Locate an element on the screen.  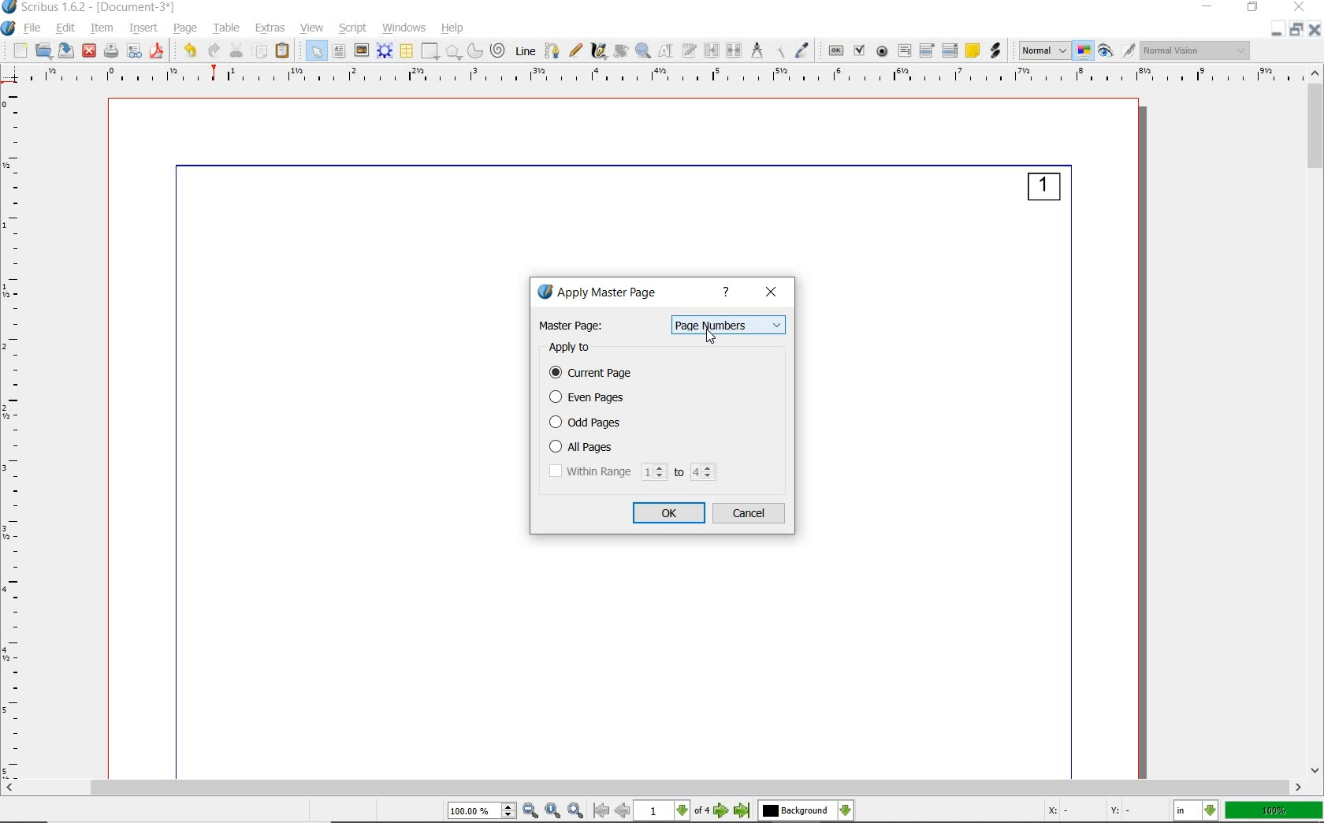
table is located at coordinates (407, 50).